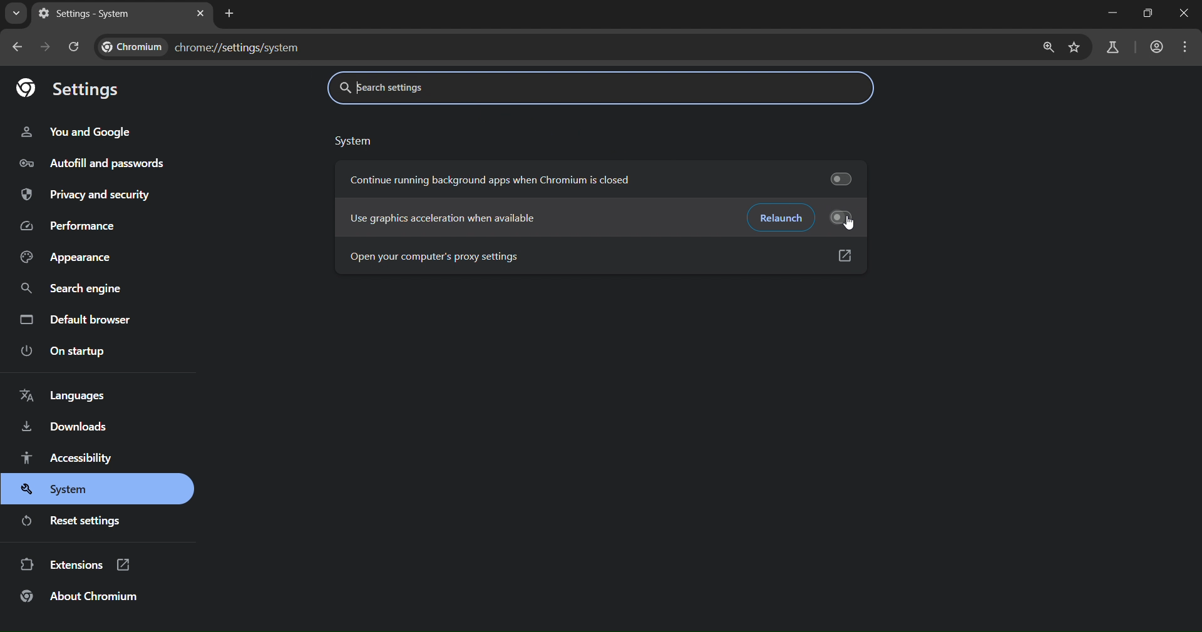 This screenshot has width=1202, height=632. I want to click on go forward one page, so click(46, 46).